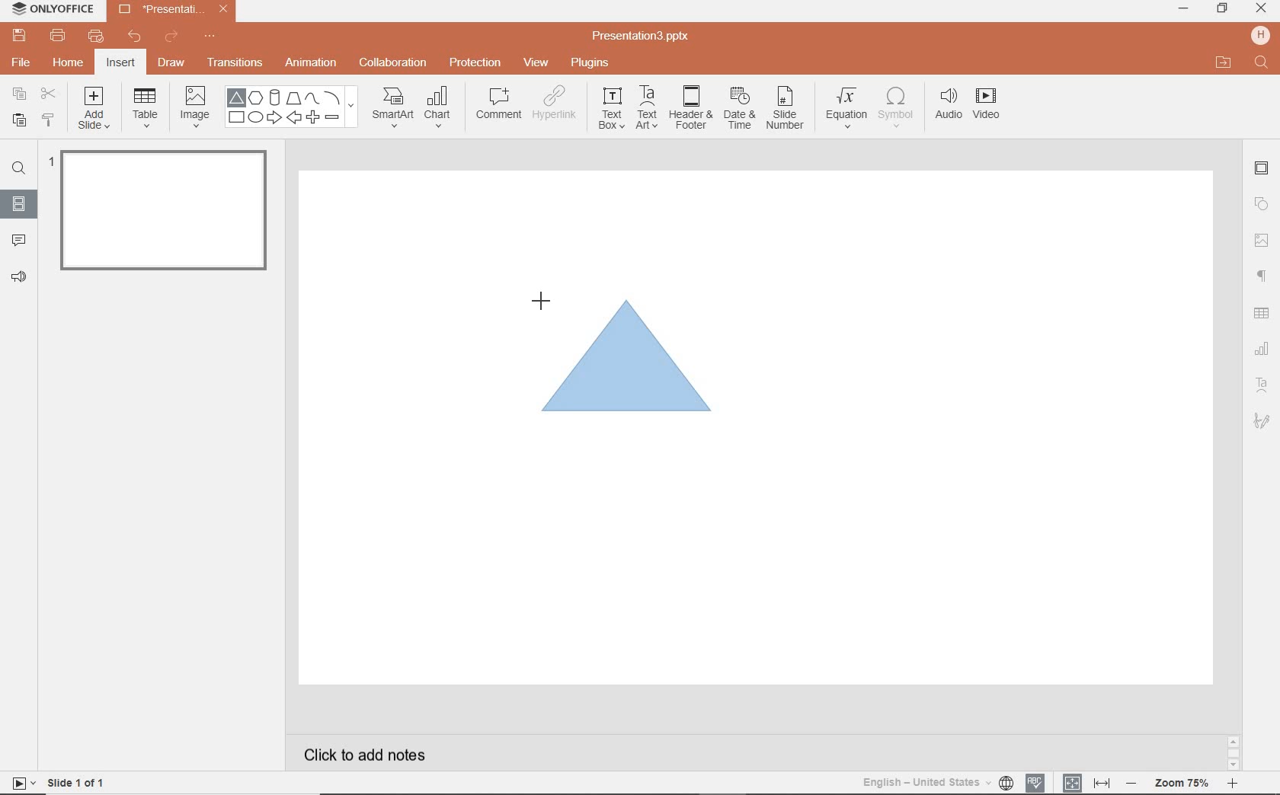  Describe the element at coordinates (1262, 313) in the screenshot. I see `TABLE SETTINGS` at that location.